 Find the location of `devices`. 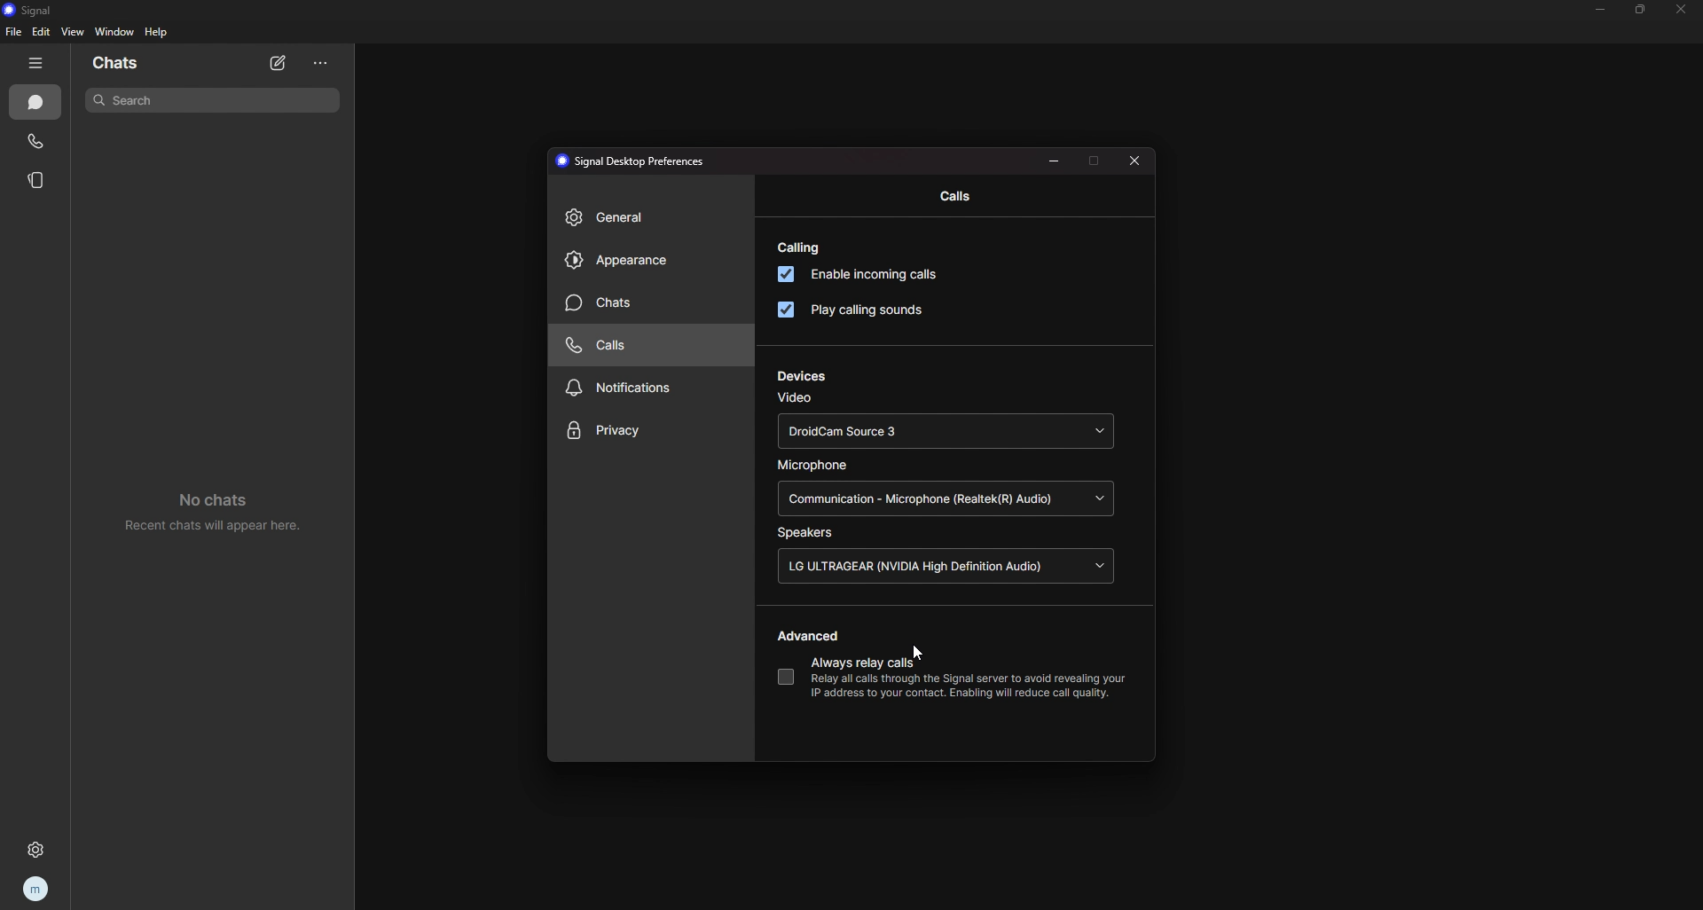

devices is located at coordinates (804, 376).